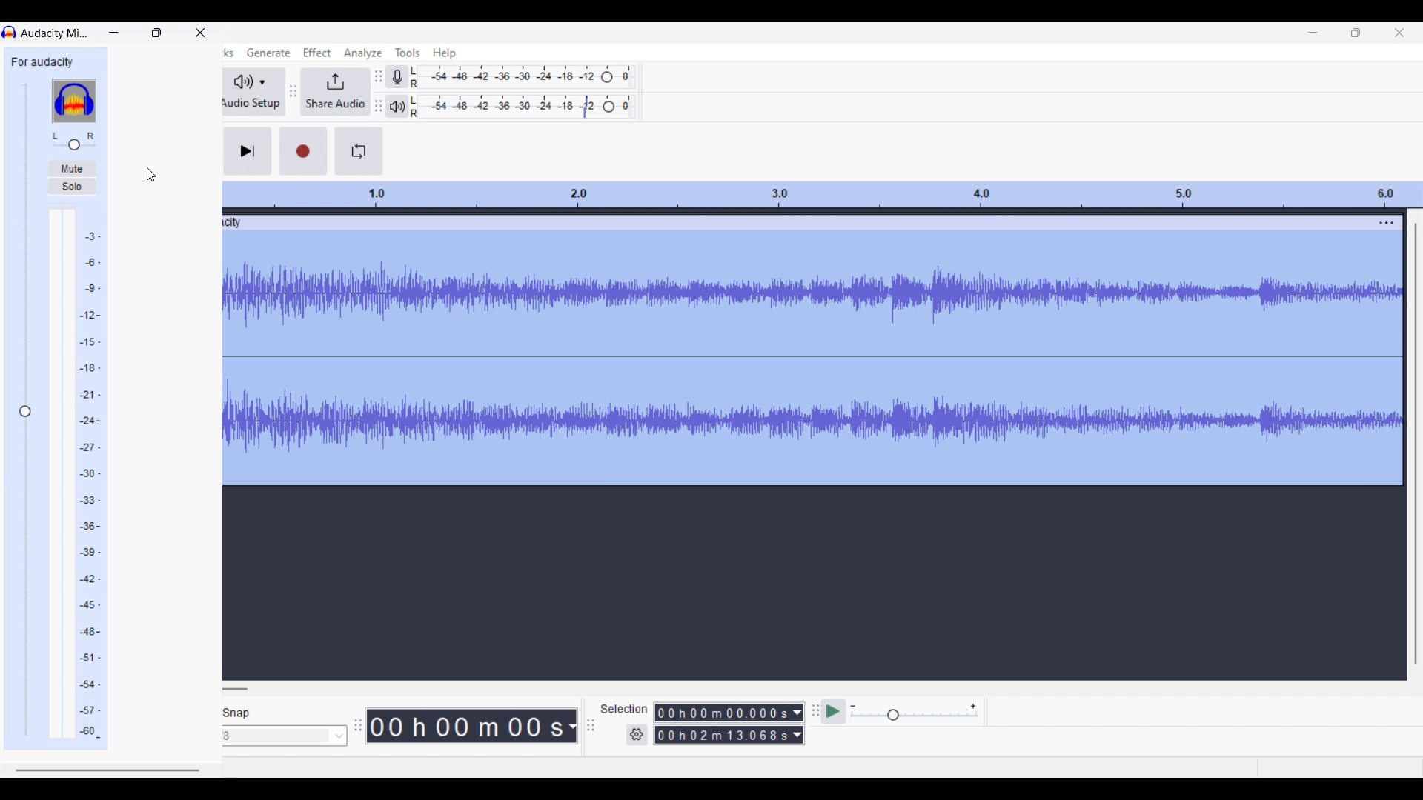  I want to click on Cursor position uchanged, so click(151, 175).